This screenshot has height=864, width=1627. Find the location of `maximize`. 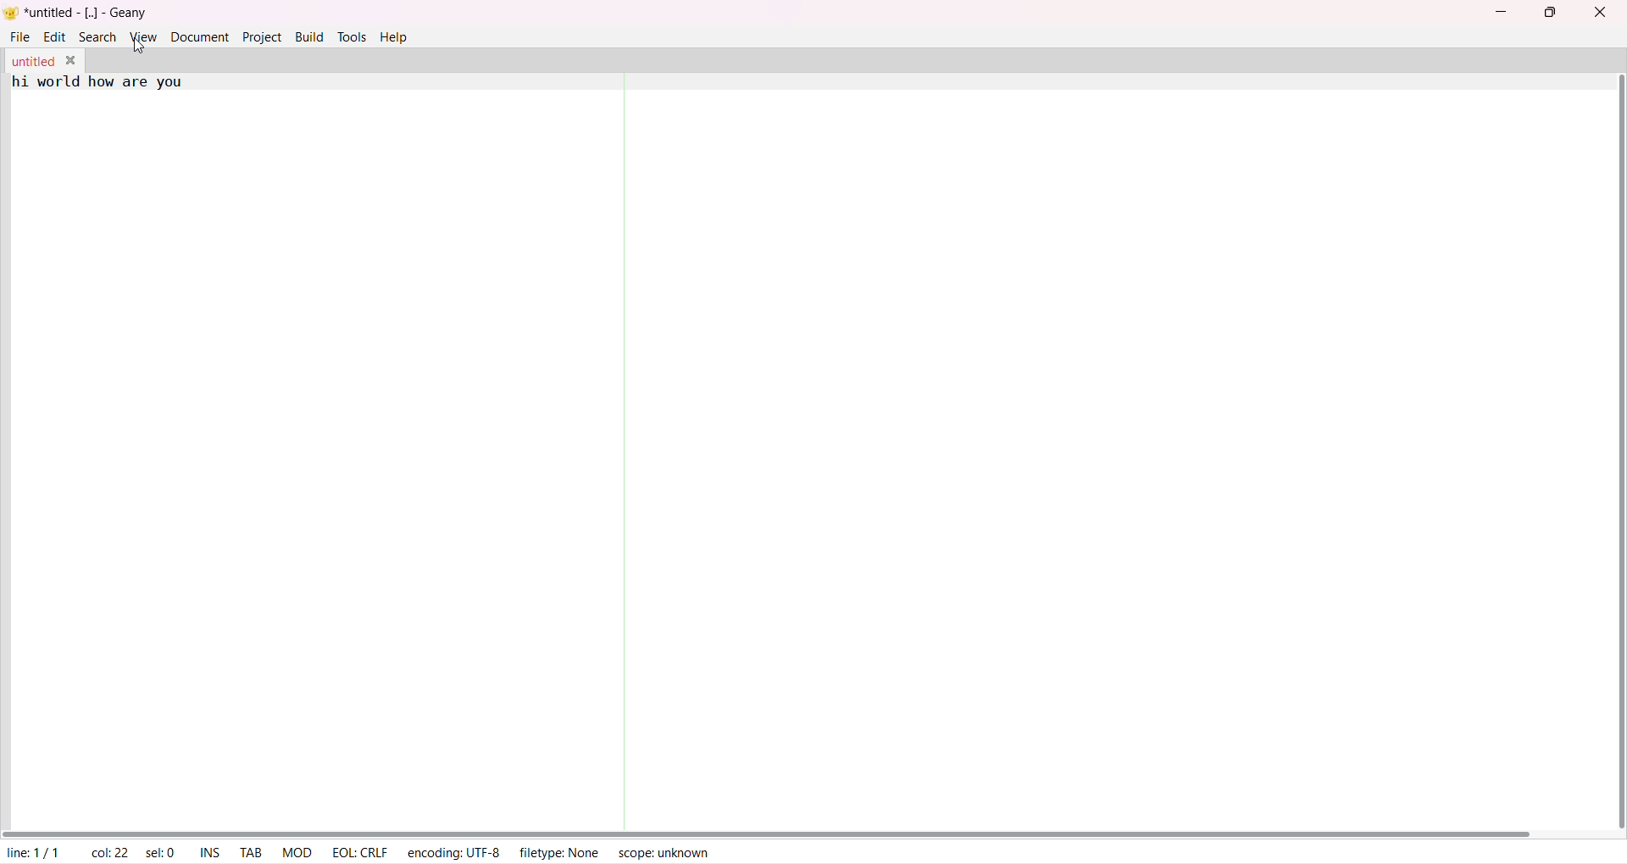

maximize is located at coordinates (1552, 13).